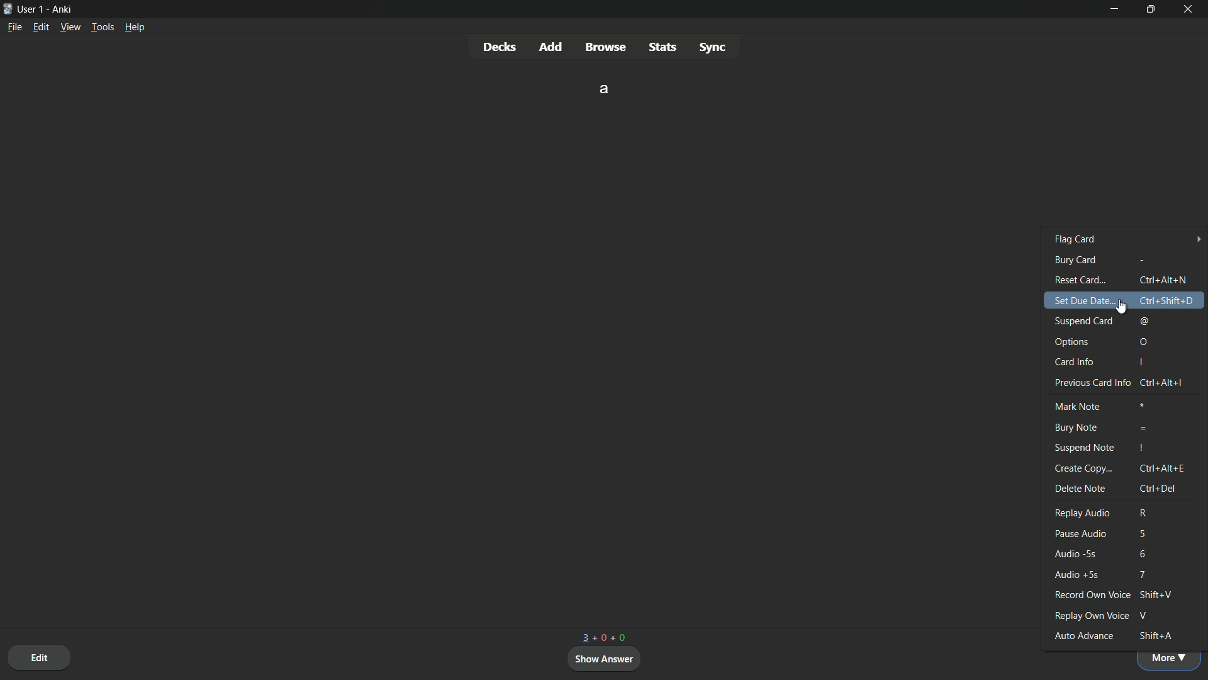 This screenshot has height=680, width=1208. I want to click on close app, so click(1190, 9).